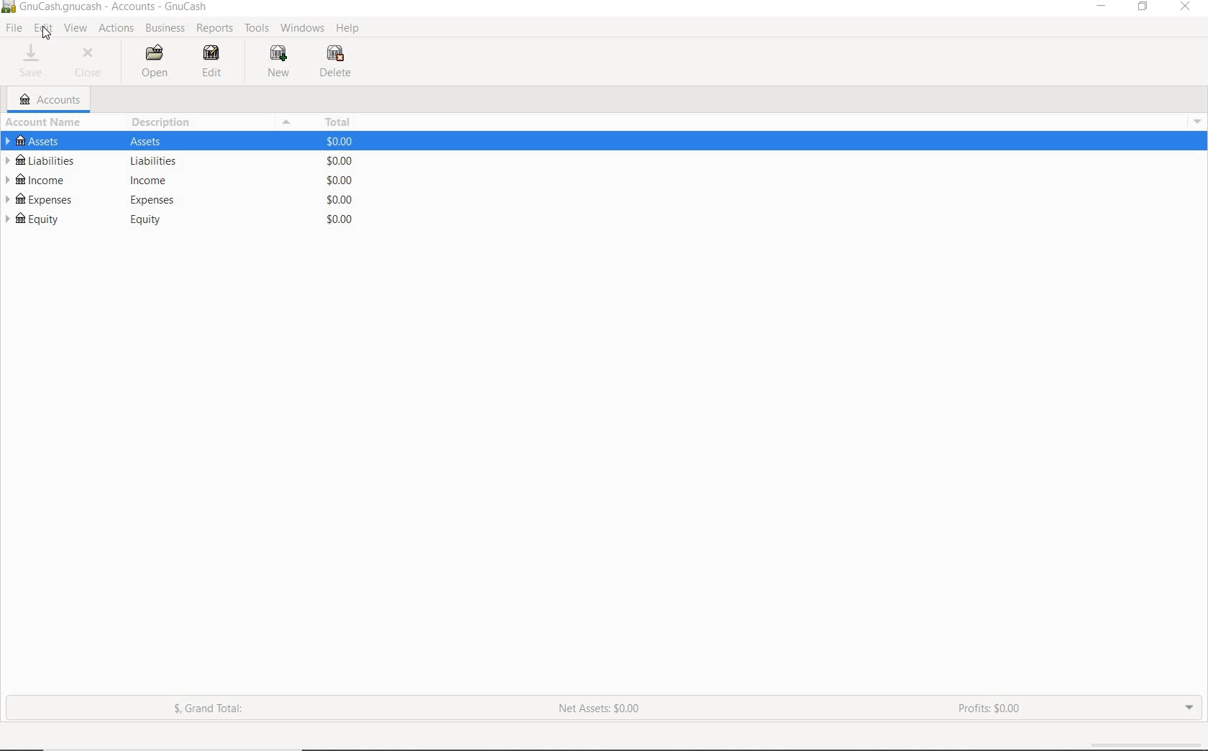 This screenshot has height=751, width=1208. Describe the element at coordinates (178, 180) in the screenshot. I see `INCOME` at that location.